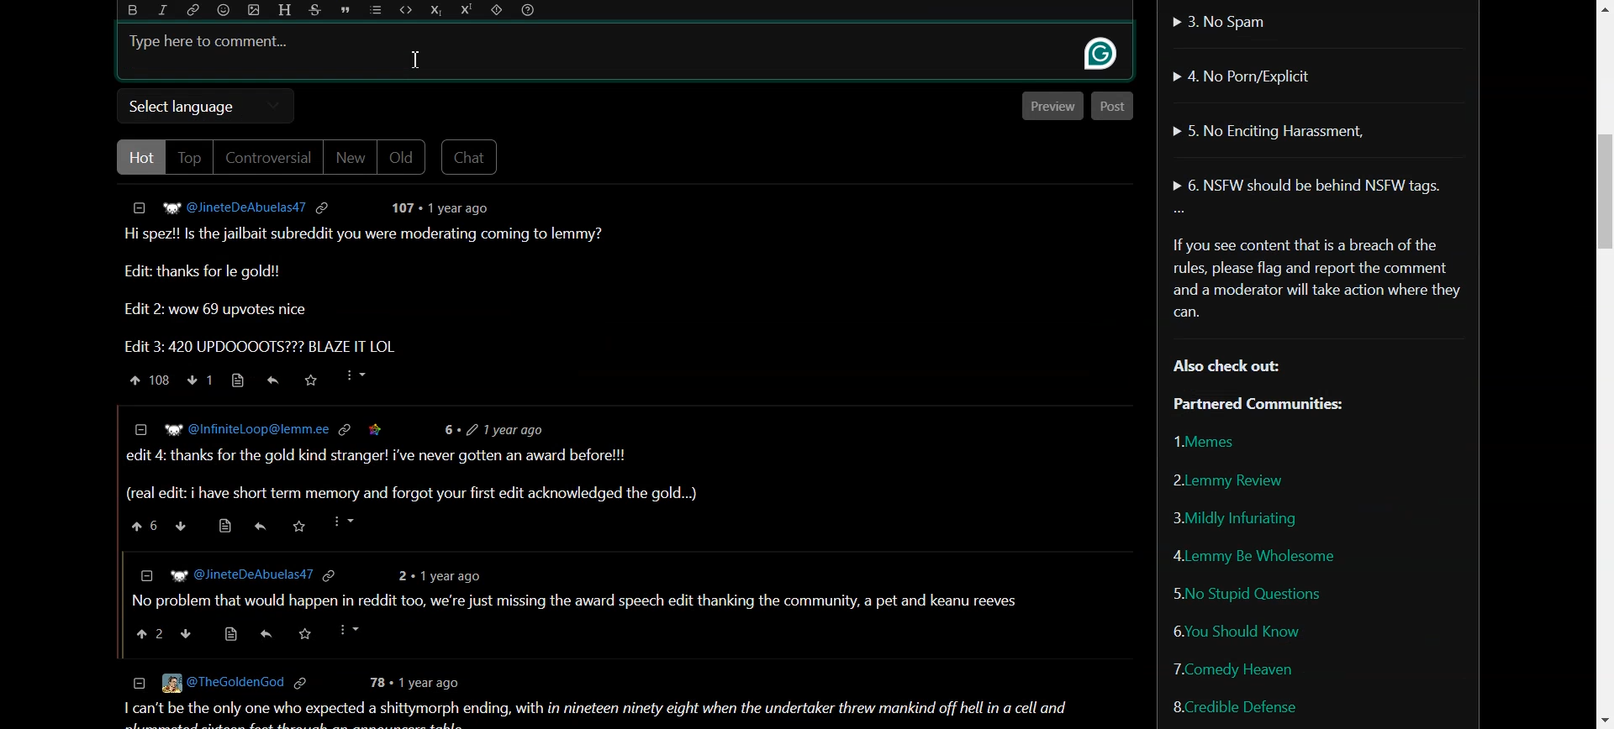 Image resolution: width=1614 pixels, height=729 pixels. I want to click on collapse, so click(145, 576).